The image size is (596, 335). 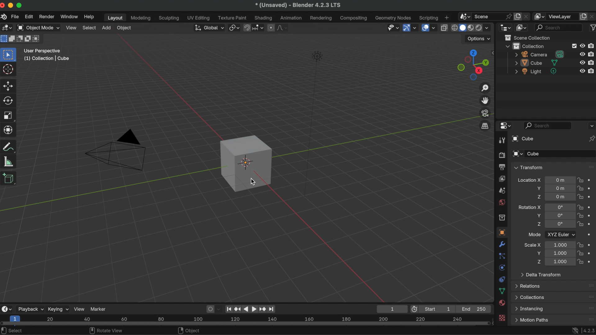 What do you see at coordinates (529, 286) in the screenshot?
I see `relations` at bounding box center [529, 286].